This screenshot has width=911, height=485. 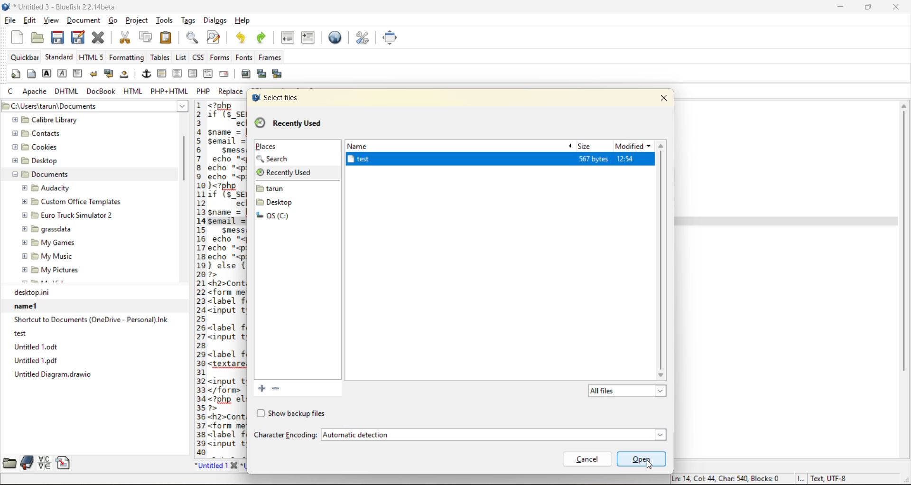 I want to click on frames, so click(x=273, y=57).